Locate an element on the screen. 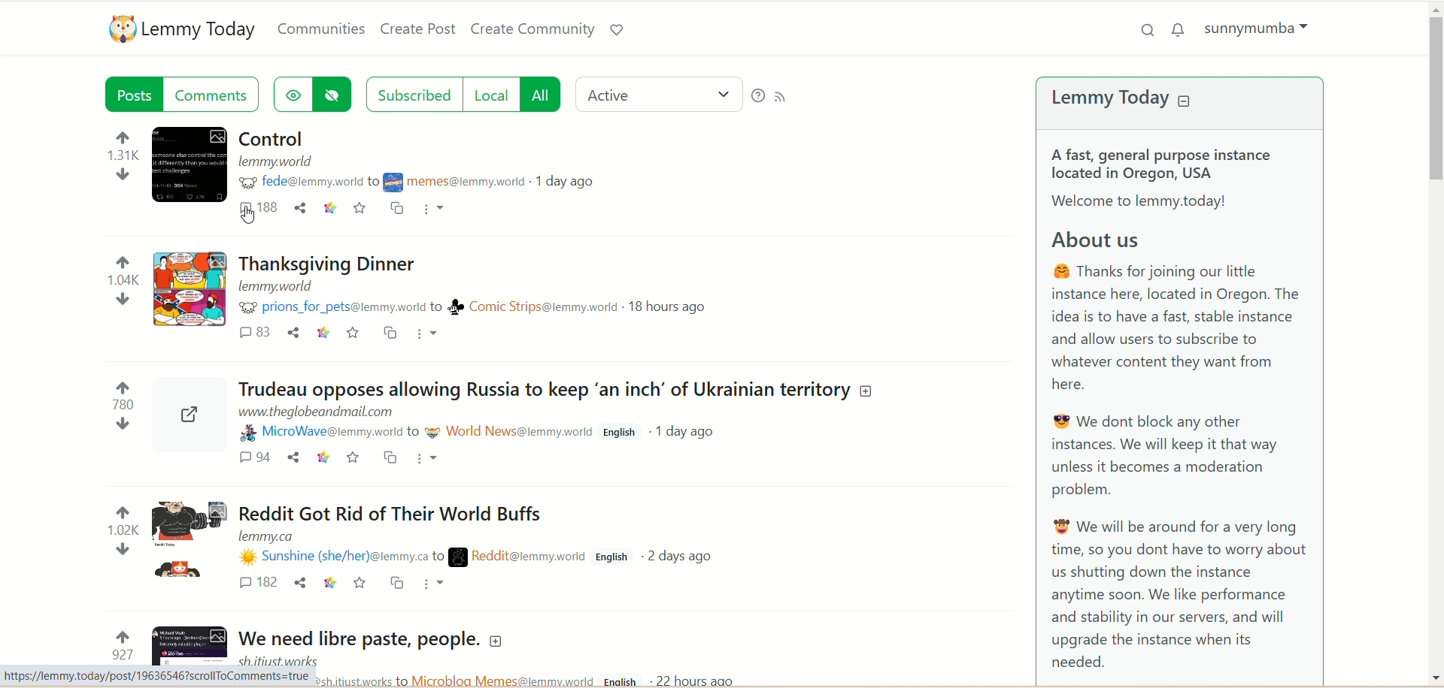 The width and height of the screenshot is (1444, 688). post is located at coordinates (132, 93).